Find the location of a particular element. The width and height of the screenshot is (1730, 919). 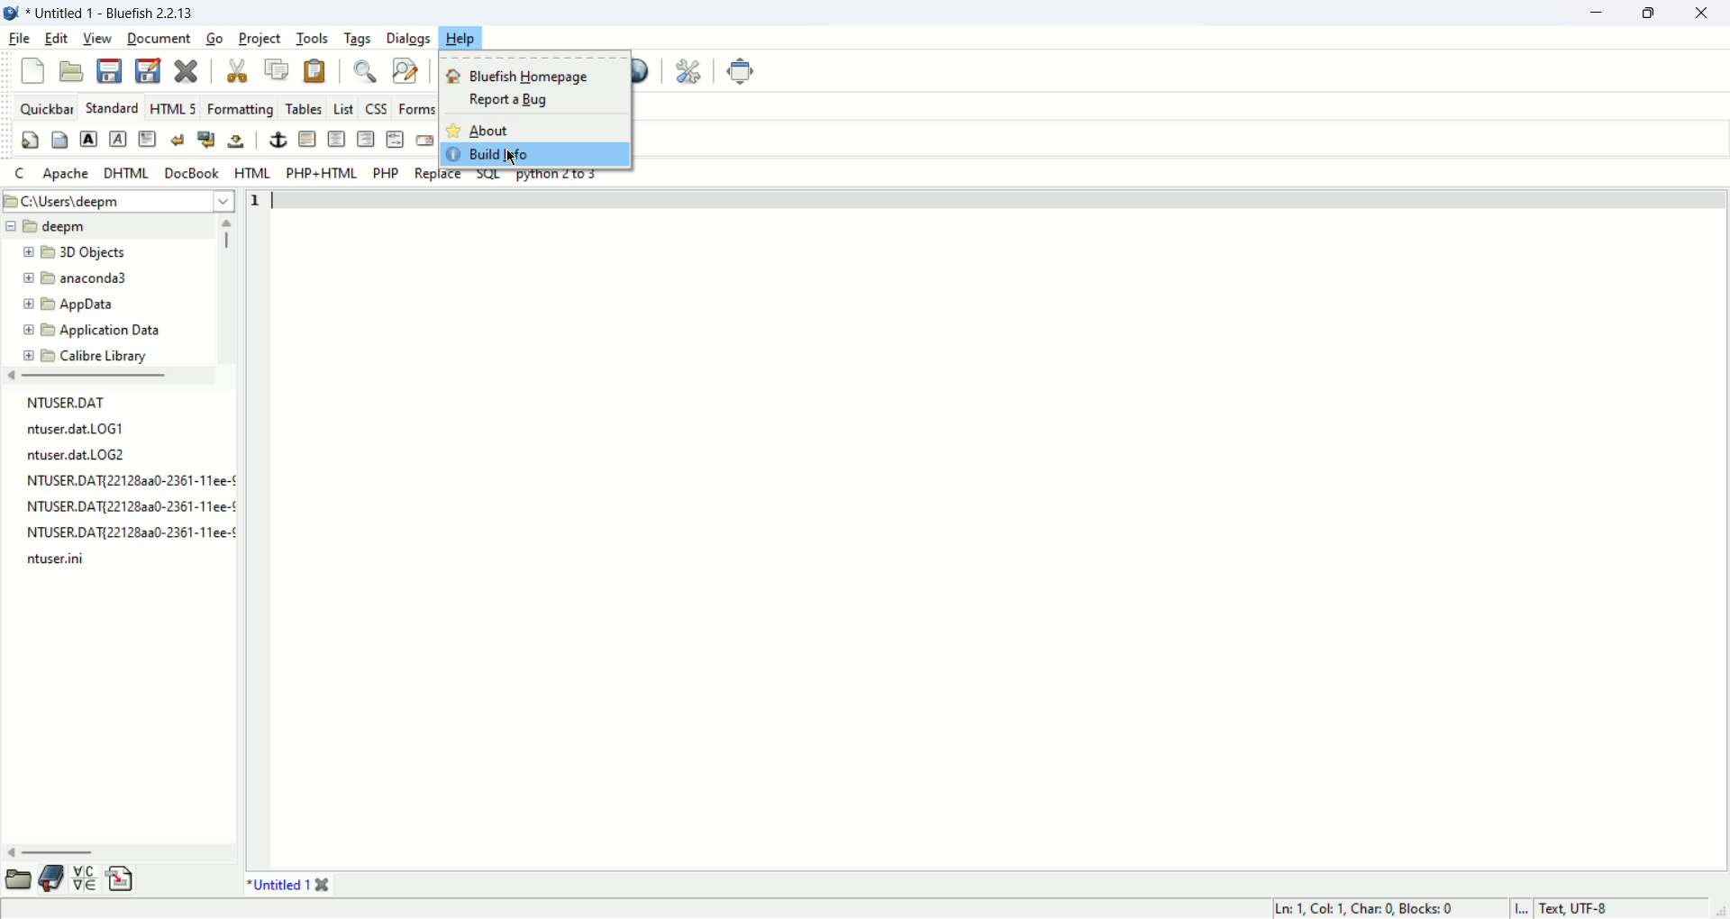

scroll bar is located at coordinates (228, 288).